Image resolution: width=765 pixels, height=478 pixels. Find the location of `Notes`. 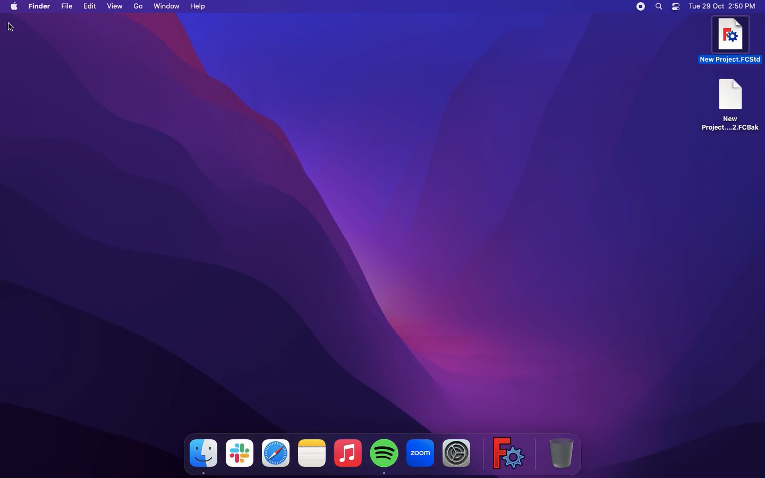

Notes is located at coordinates (312, 452).